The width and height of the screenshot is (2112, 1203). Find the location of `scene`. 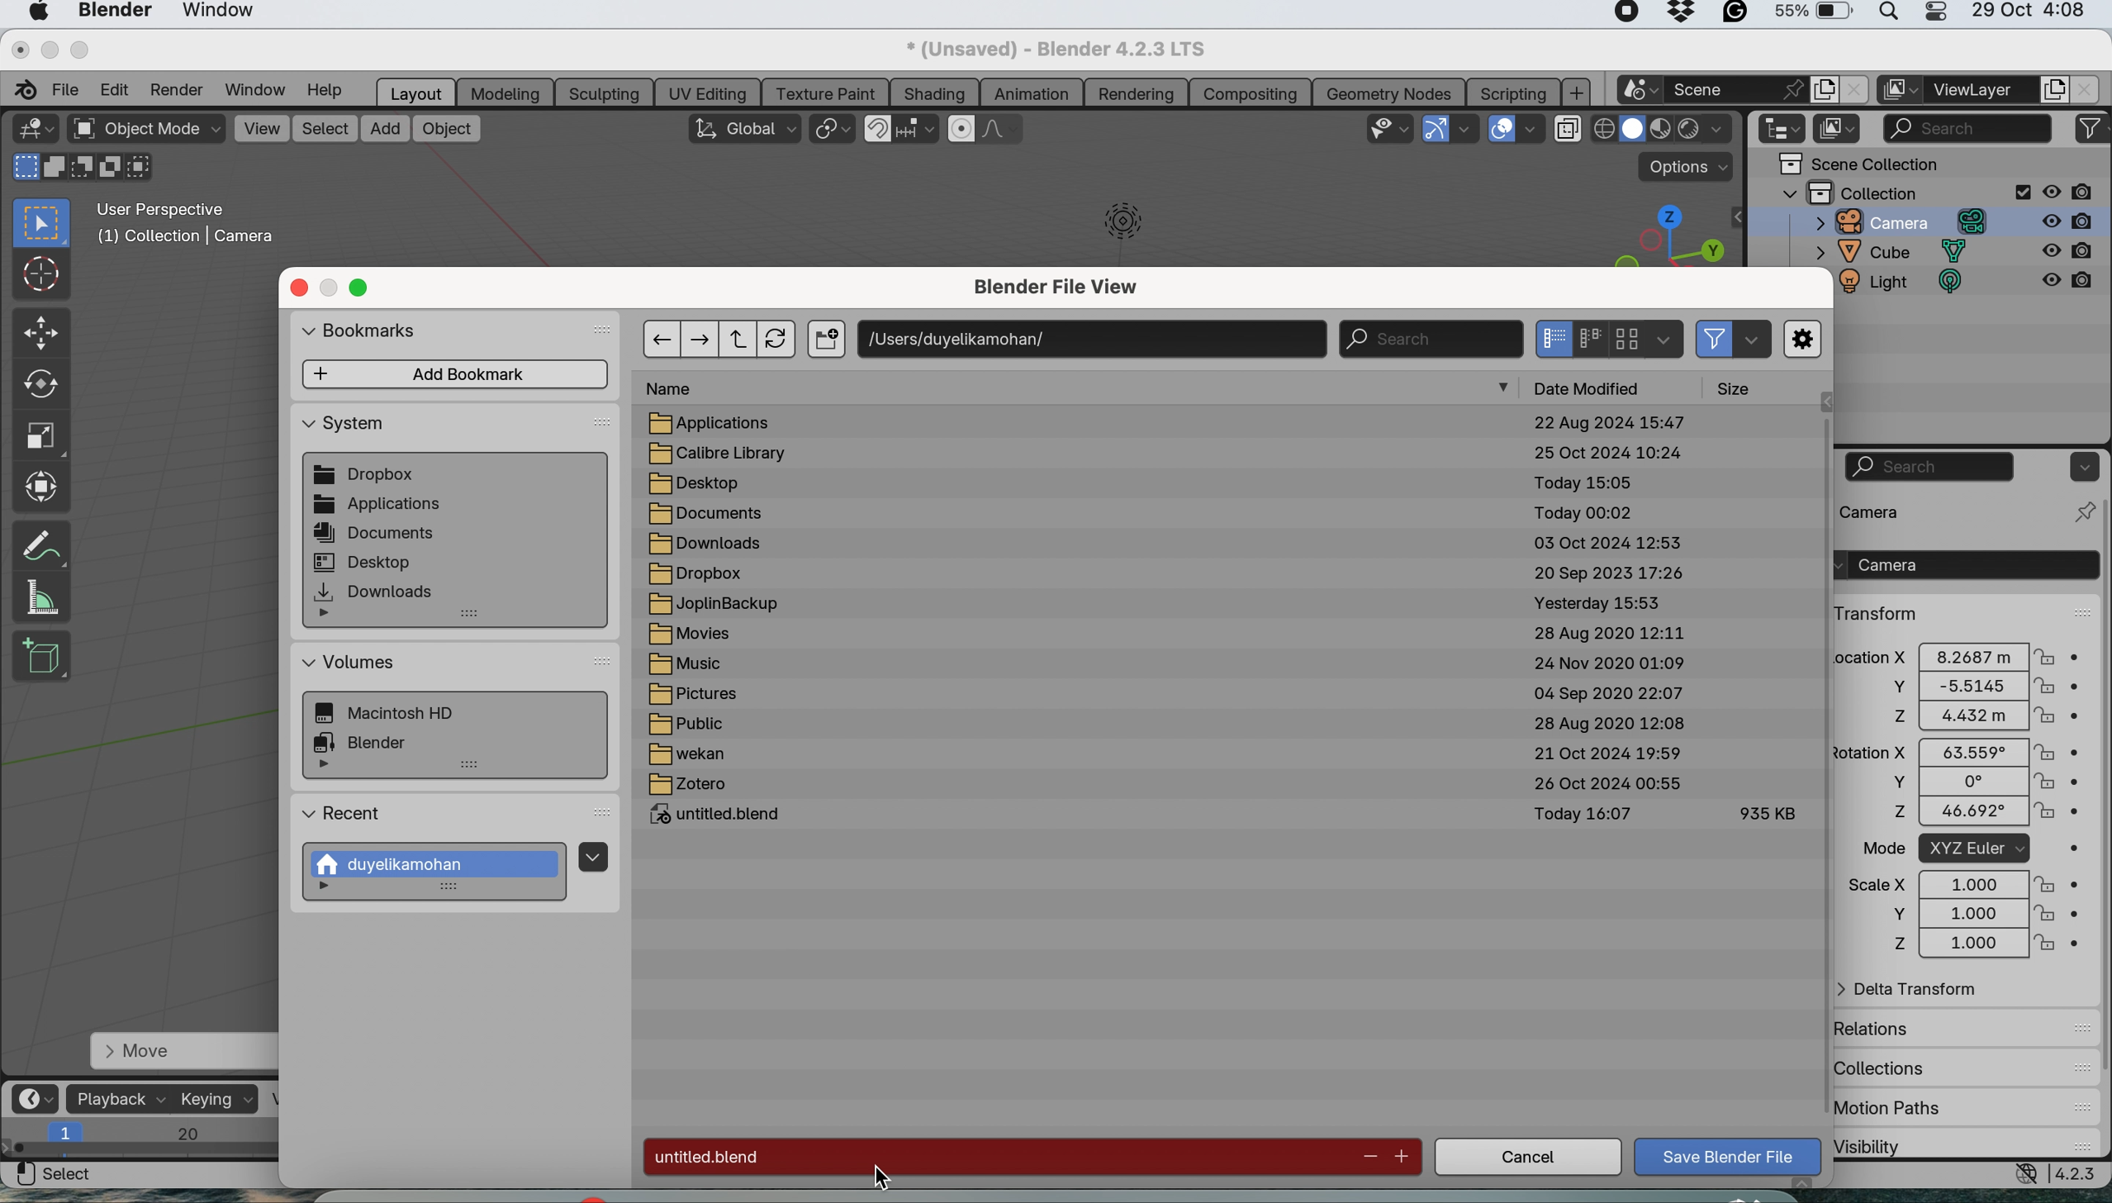

scene is located at coordinates (1735, 88).